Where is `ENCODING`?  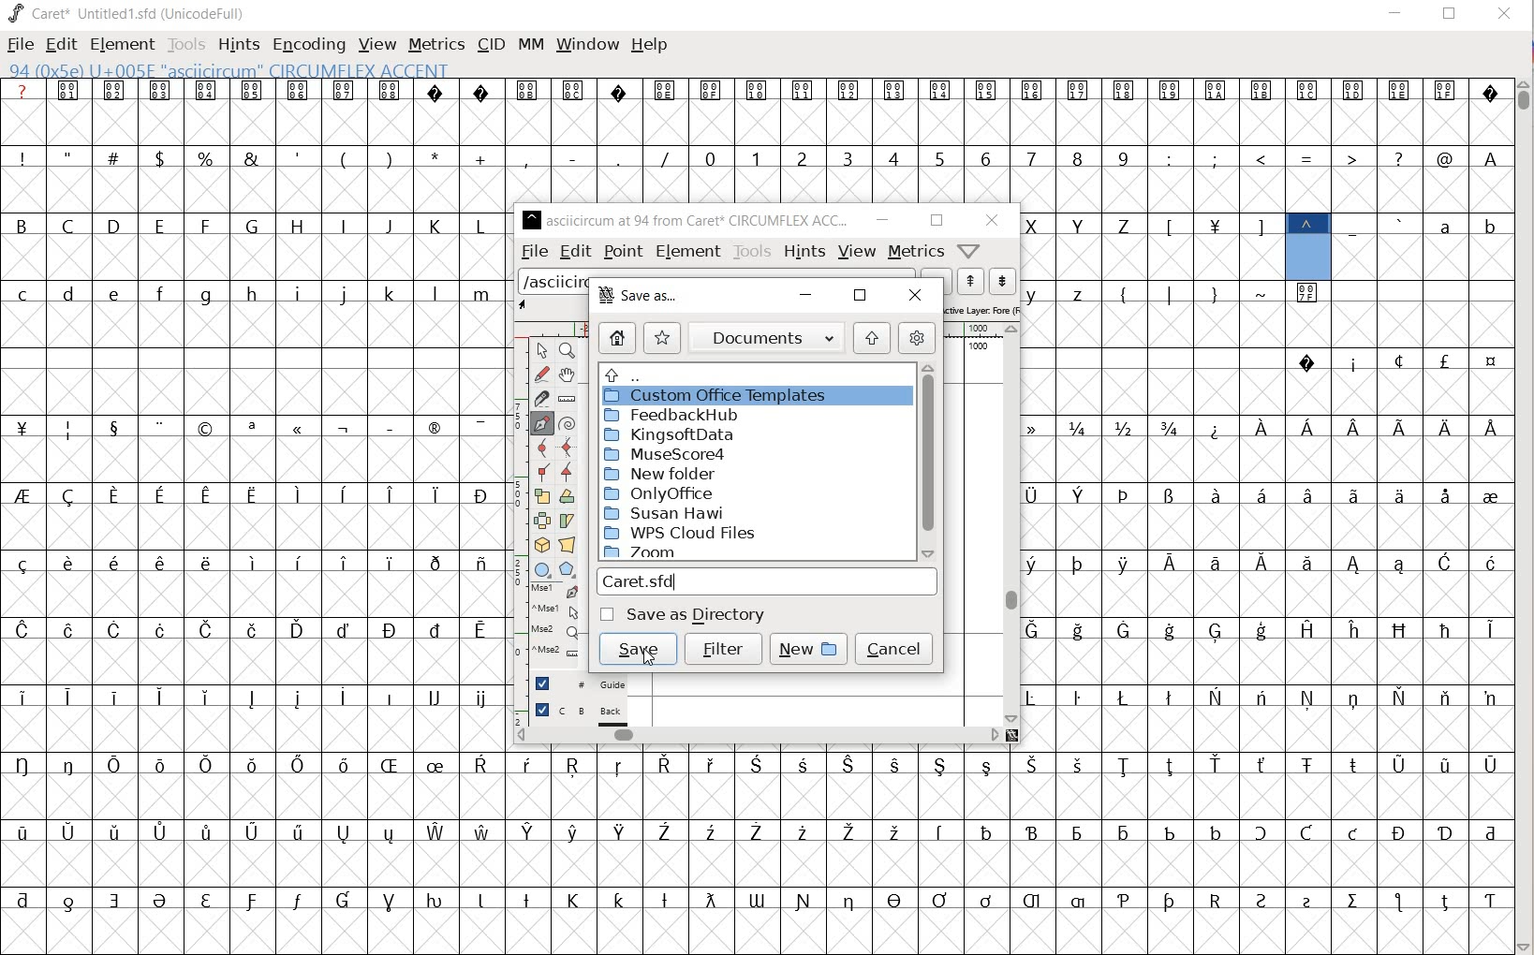
ENCODING is located at coordinates (309, 43).